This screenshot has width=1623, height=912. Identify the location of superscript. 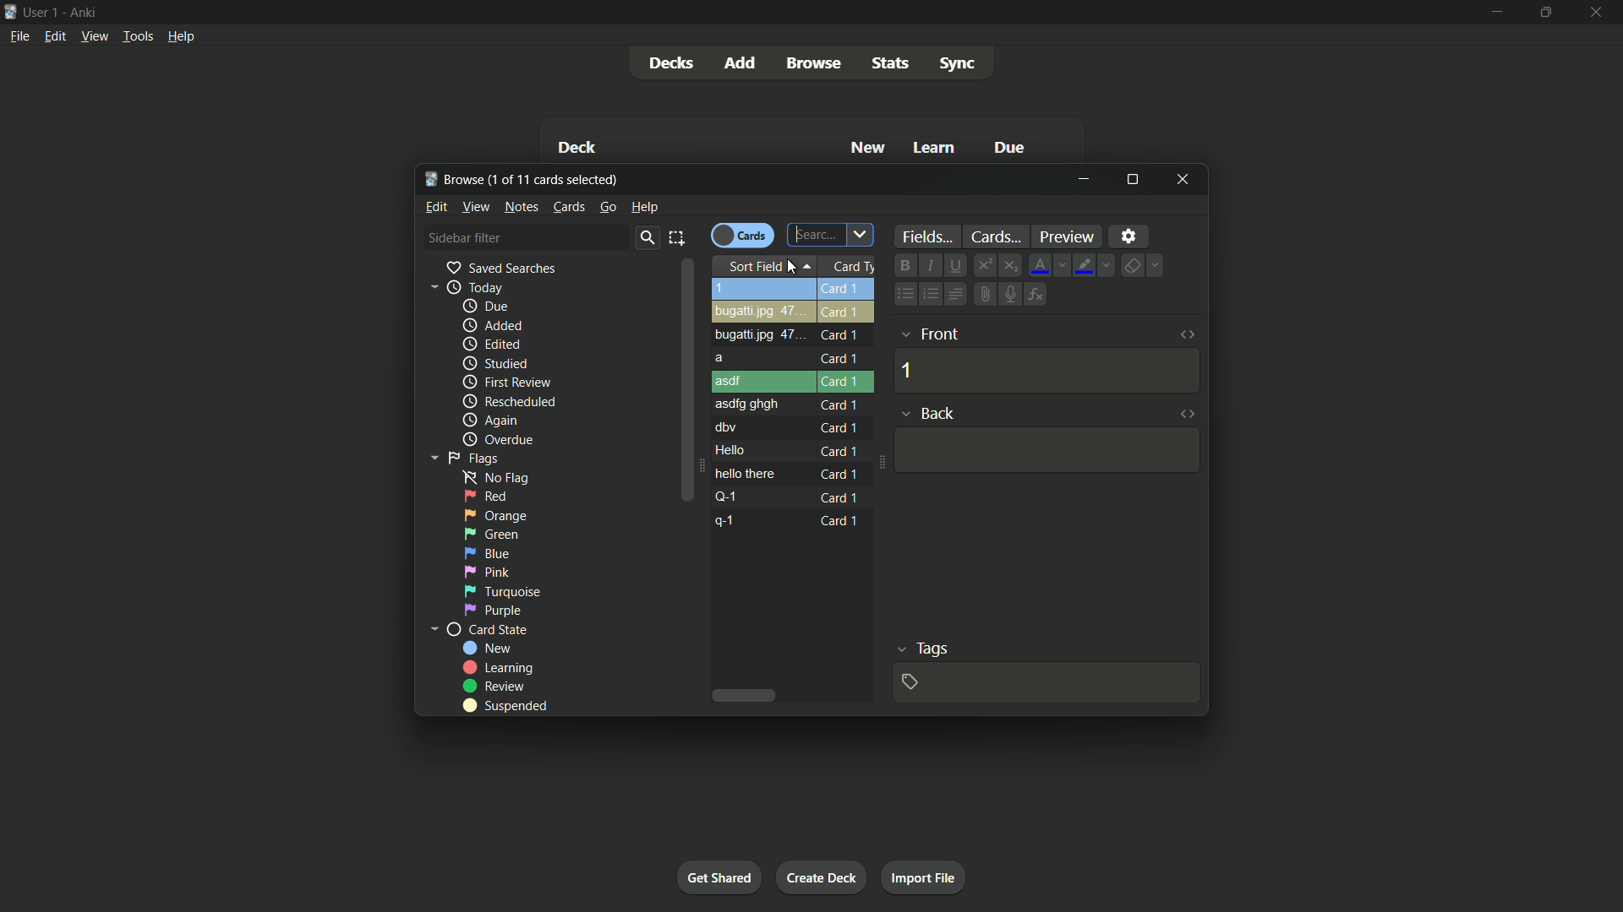
(983, 264).